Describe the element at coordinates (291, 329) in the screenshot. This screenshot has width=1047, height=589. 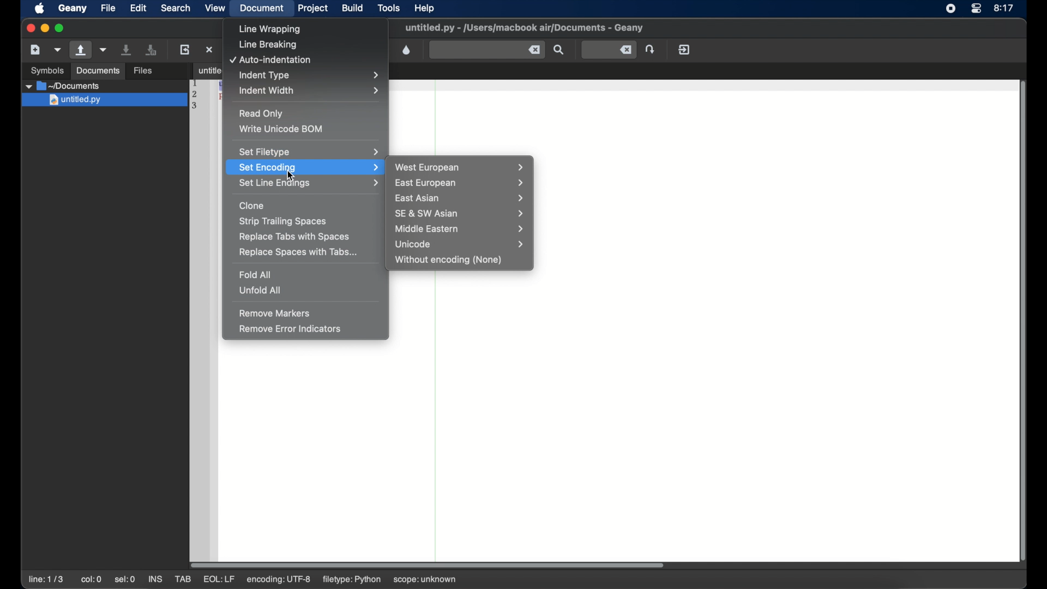
I see `remove error indicators` at that location.